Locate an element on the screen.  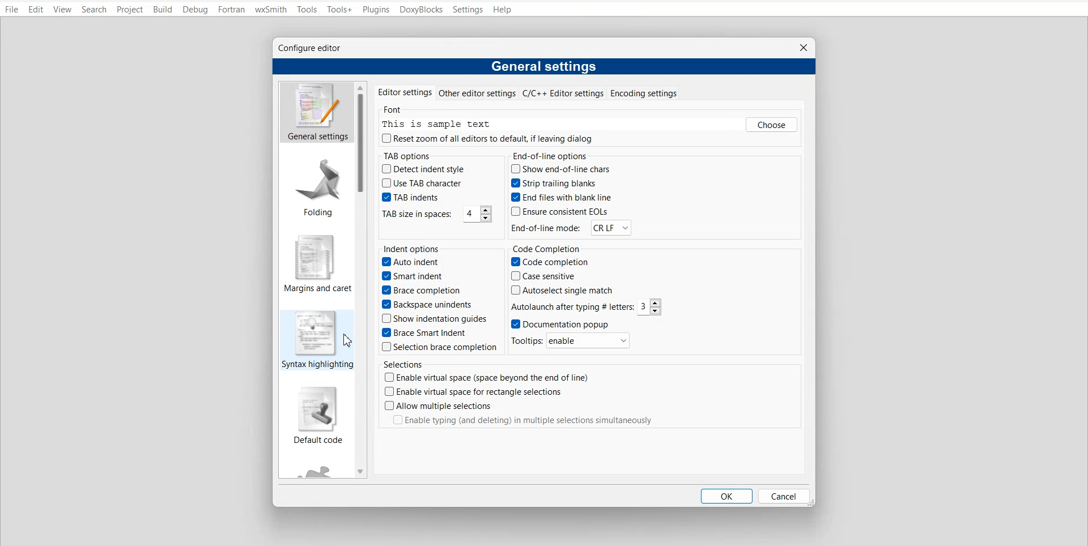
File  is located at coordinates (11, 10).